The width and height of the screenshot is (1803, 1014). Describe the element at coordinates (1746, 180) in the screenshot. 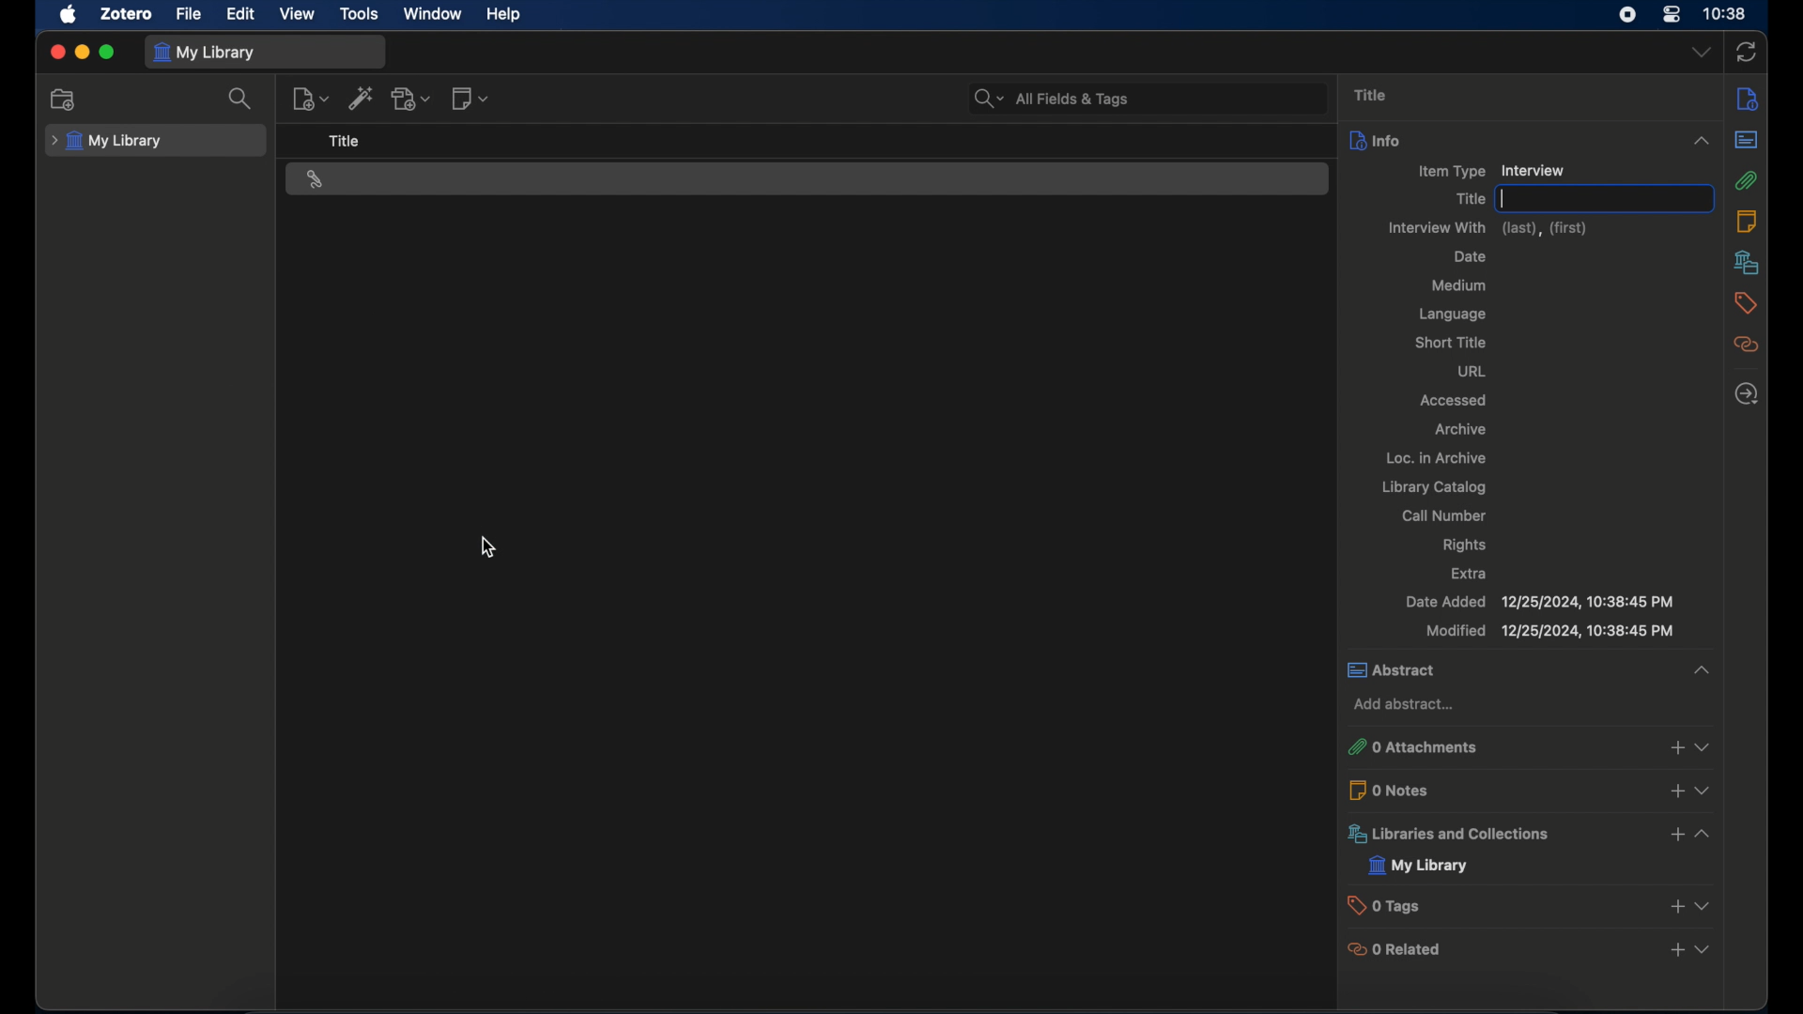

I see `attachments` at that location.